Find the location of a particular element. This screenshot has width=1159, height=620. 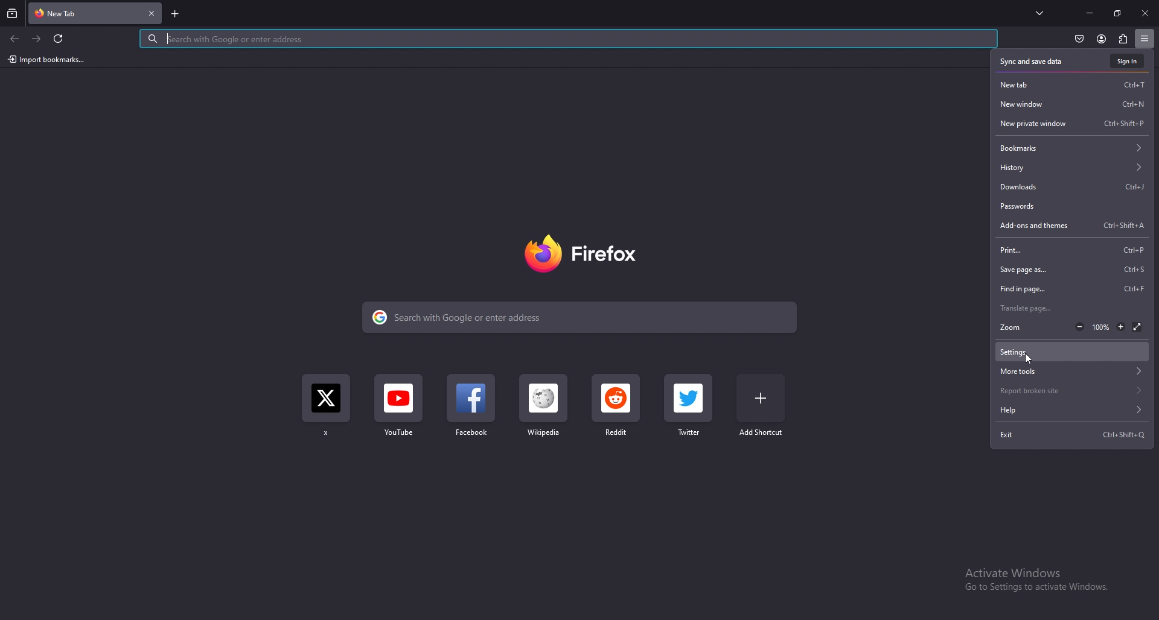

save page as is located at coordinates (1073, 270).